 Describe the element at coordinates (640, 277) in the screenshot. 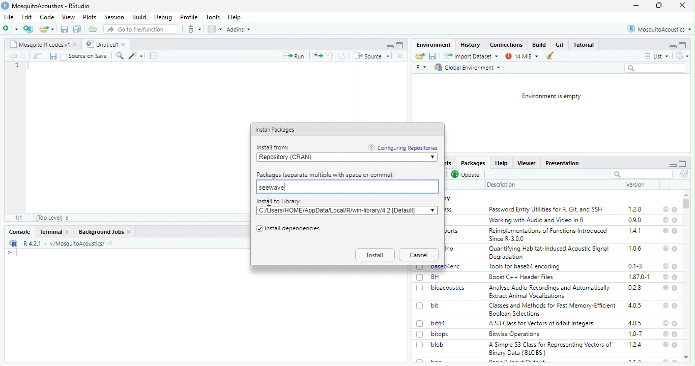

I see `1870-1` at that location.